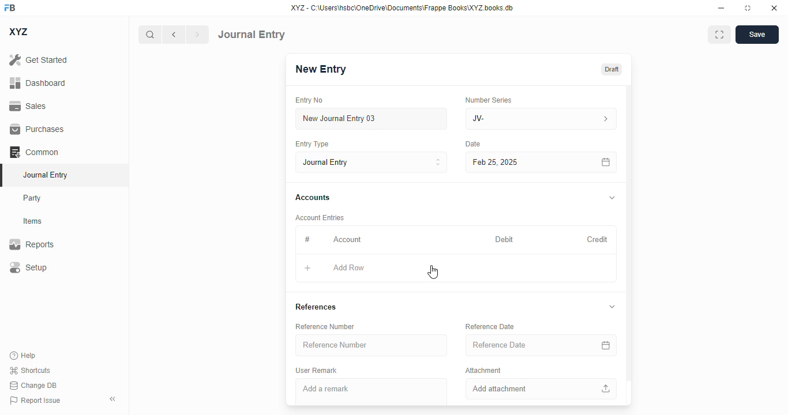 The image size is (788, 415). I want to click on help, so click(23, 356).